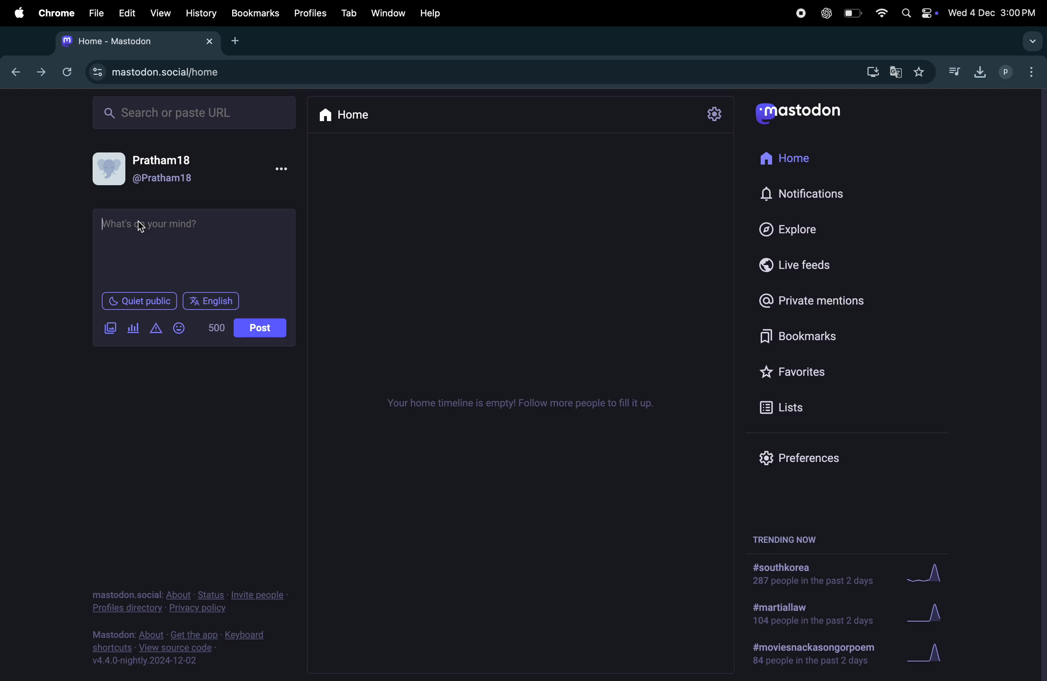 Image resolution: width=1047 pixels, height=681 pixels. What do you see at coordinates (801, 14) in the screenshot?
I see `record` at bounding box center [801, 14].